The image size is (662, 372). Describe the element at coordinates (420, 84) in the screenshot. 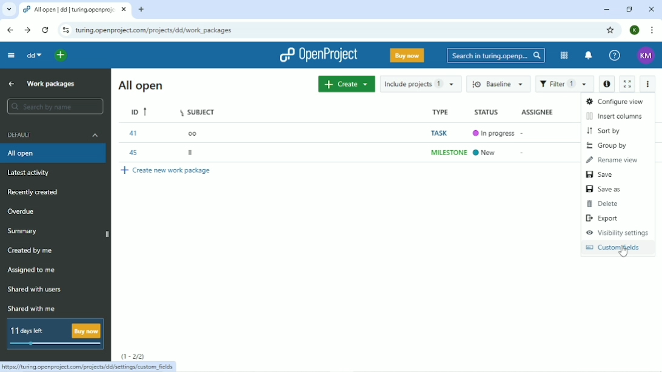

I see `Include projects` at that location.